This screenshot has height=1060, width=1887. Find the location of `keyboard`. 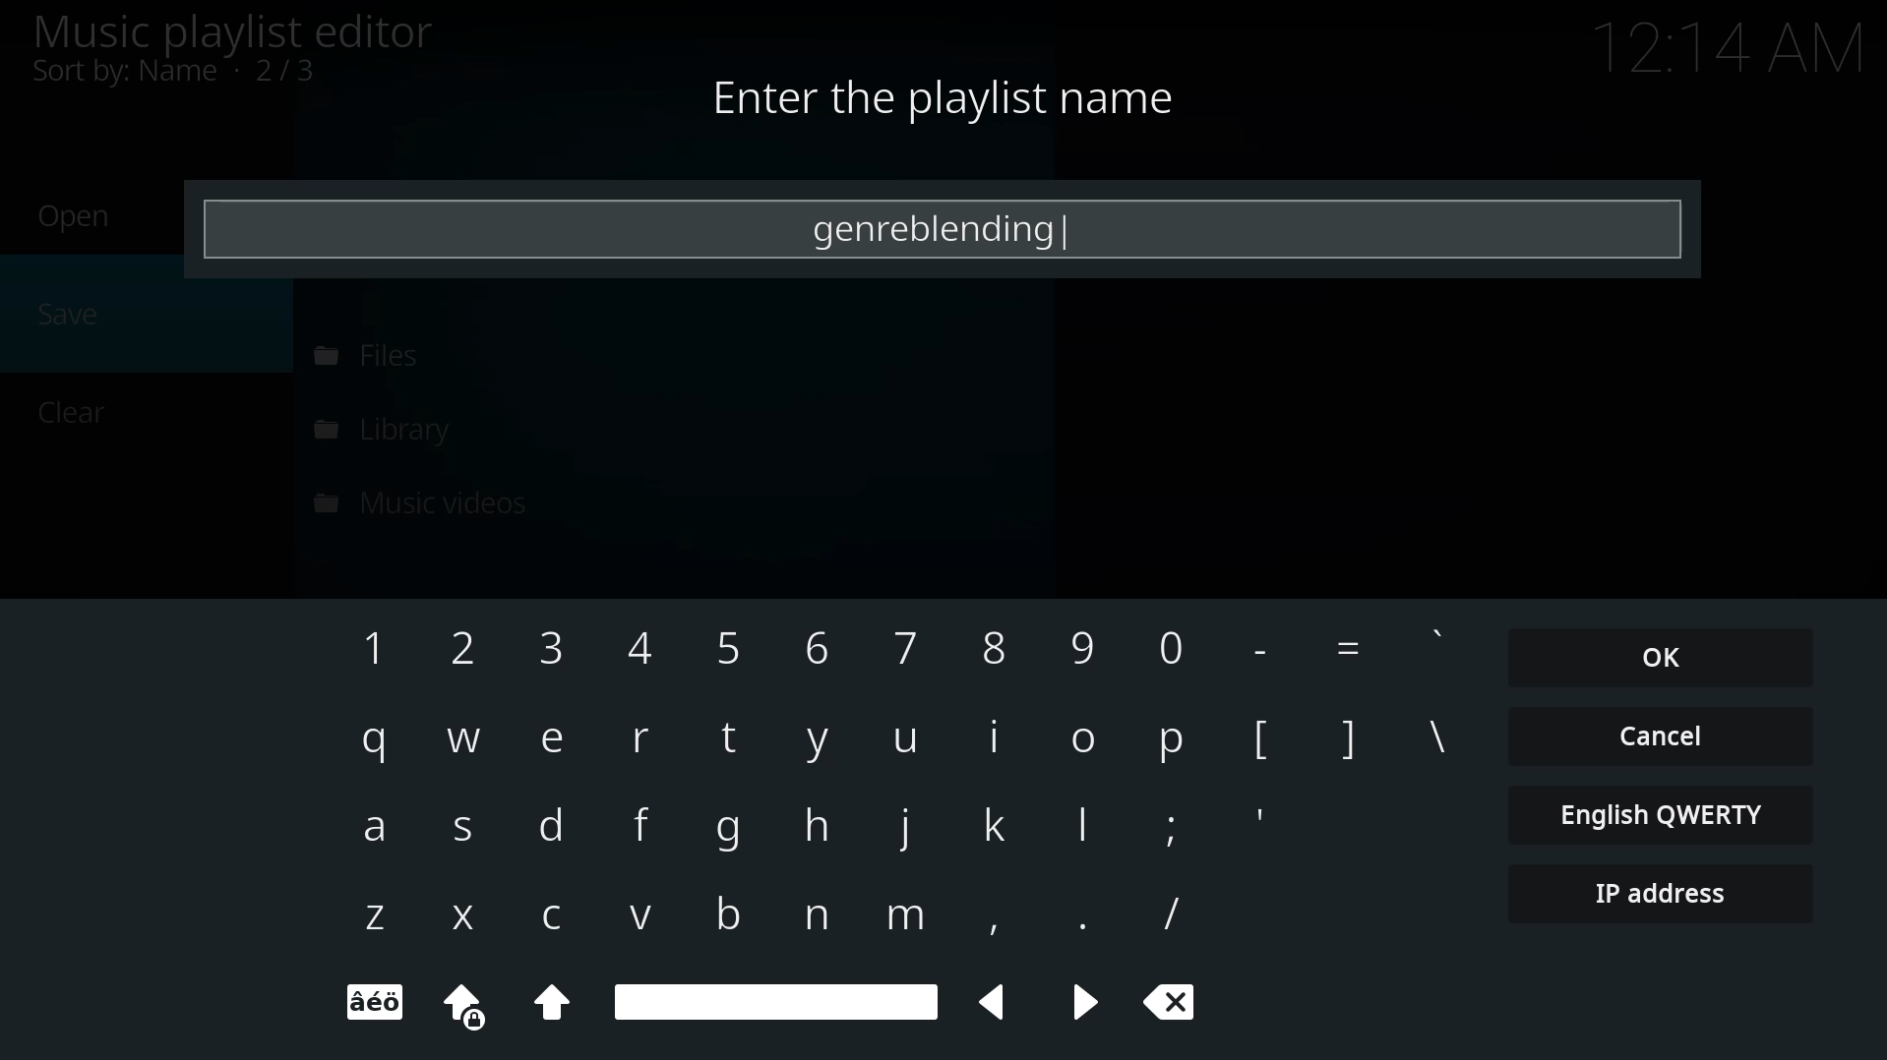

keyboard is located at coordinates (898, 821).